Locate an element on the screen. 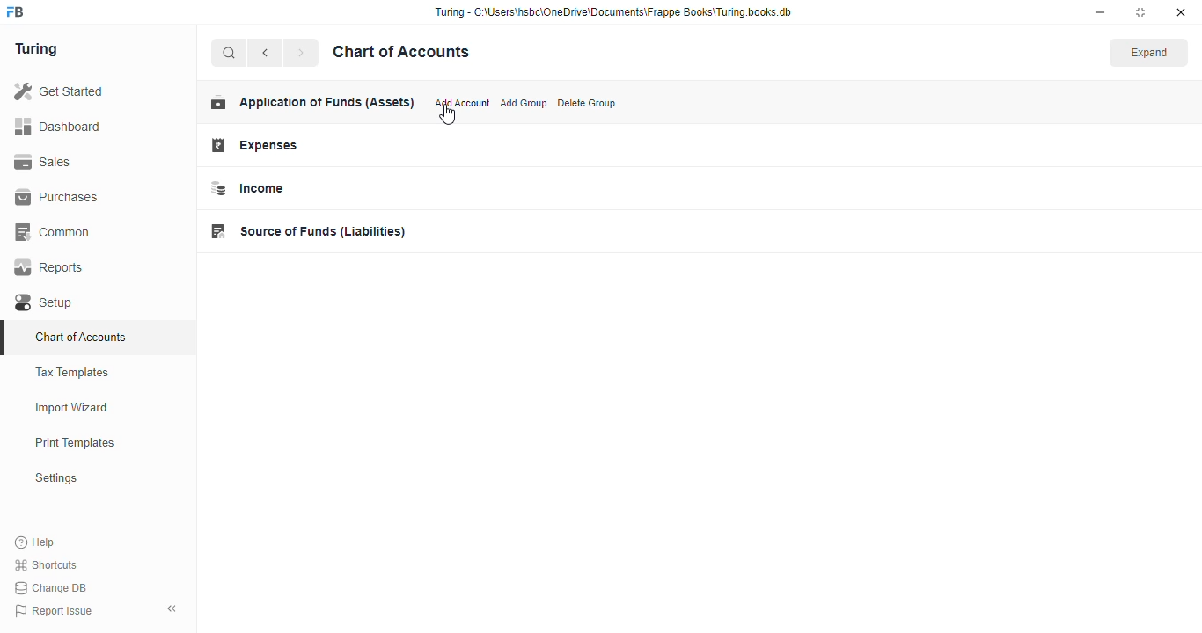 The width and height of the screenshot is (1202, 633). cursor is located at coordinates (448, 115).